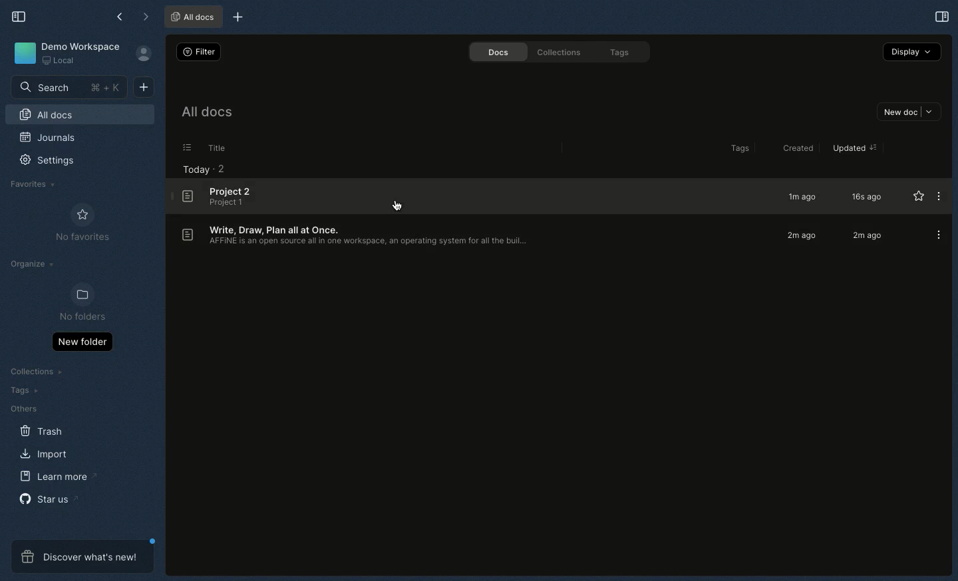 Image resolution: width=958 pixels, height=581 pixels. What do you see at coordinates (564, 53) in the screenshot?
I see `Collections` at bounding box center [564, 53].